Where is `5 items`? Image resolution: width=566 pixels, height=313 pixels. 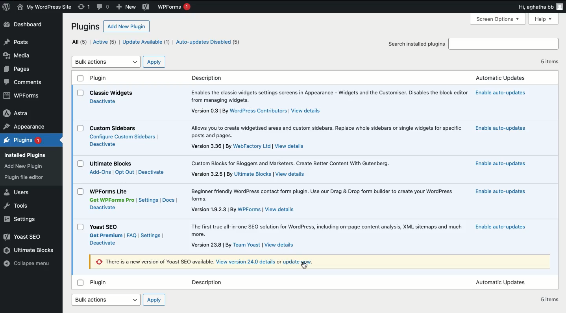 5 items is located at coordinates (550, 299).